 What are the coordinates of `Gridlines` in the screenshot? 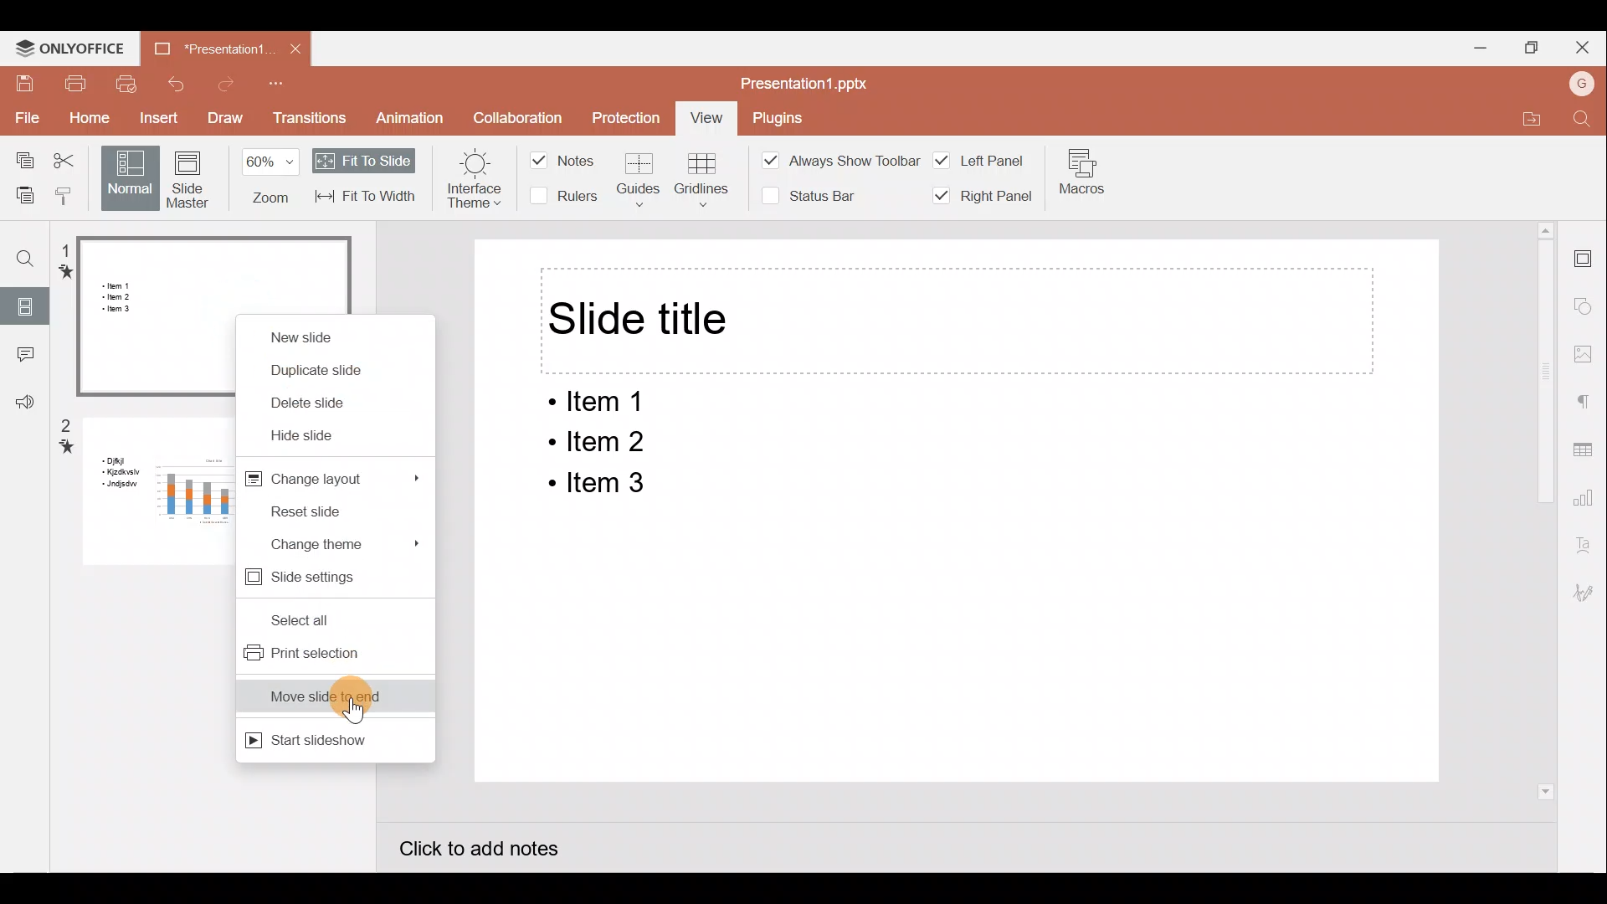 It's located at (705, 176).